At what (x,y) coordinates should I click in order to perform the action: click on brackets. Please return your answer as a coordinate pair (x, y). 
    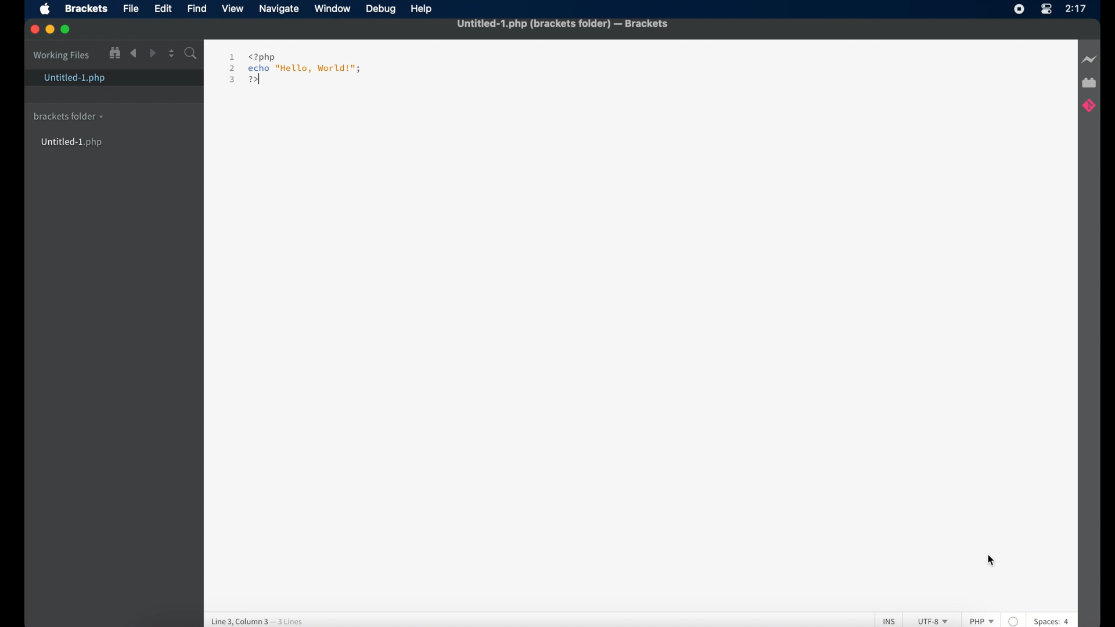
    Looking at the image, I should click on (87, 10).